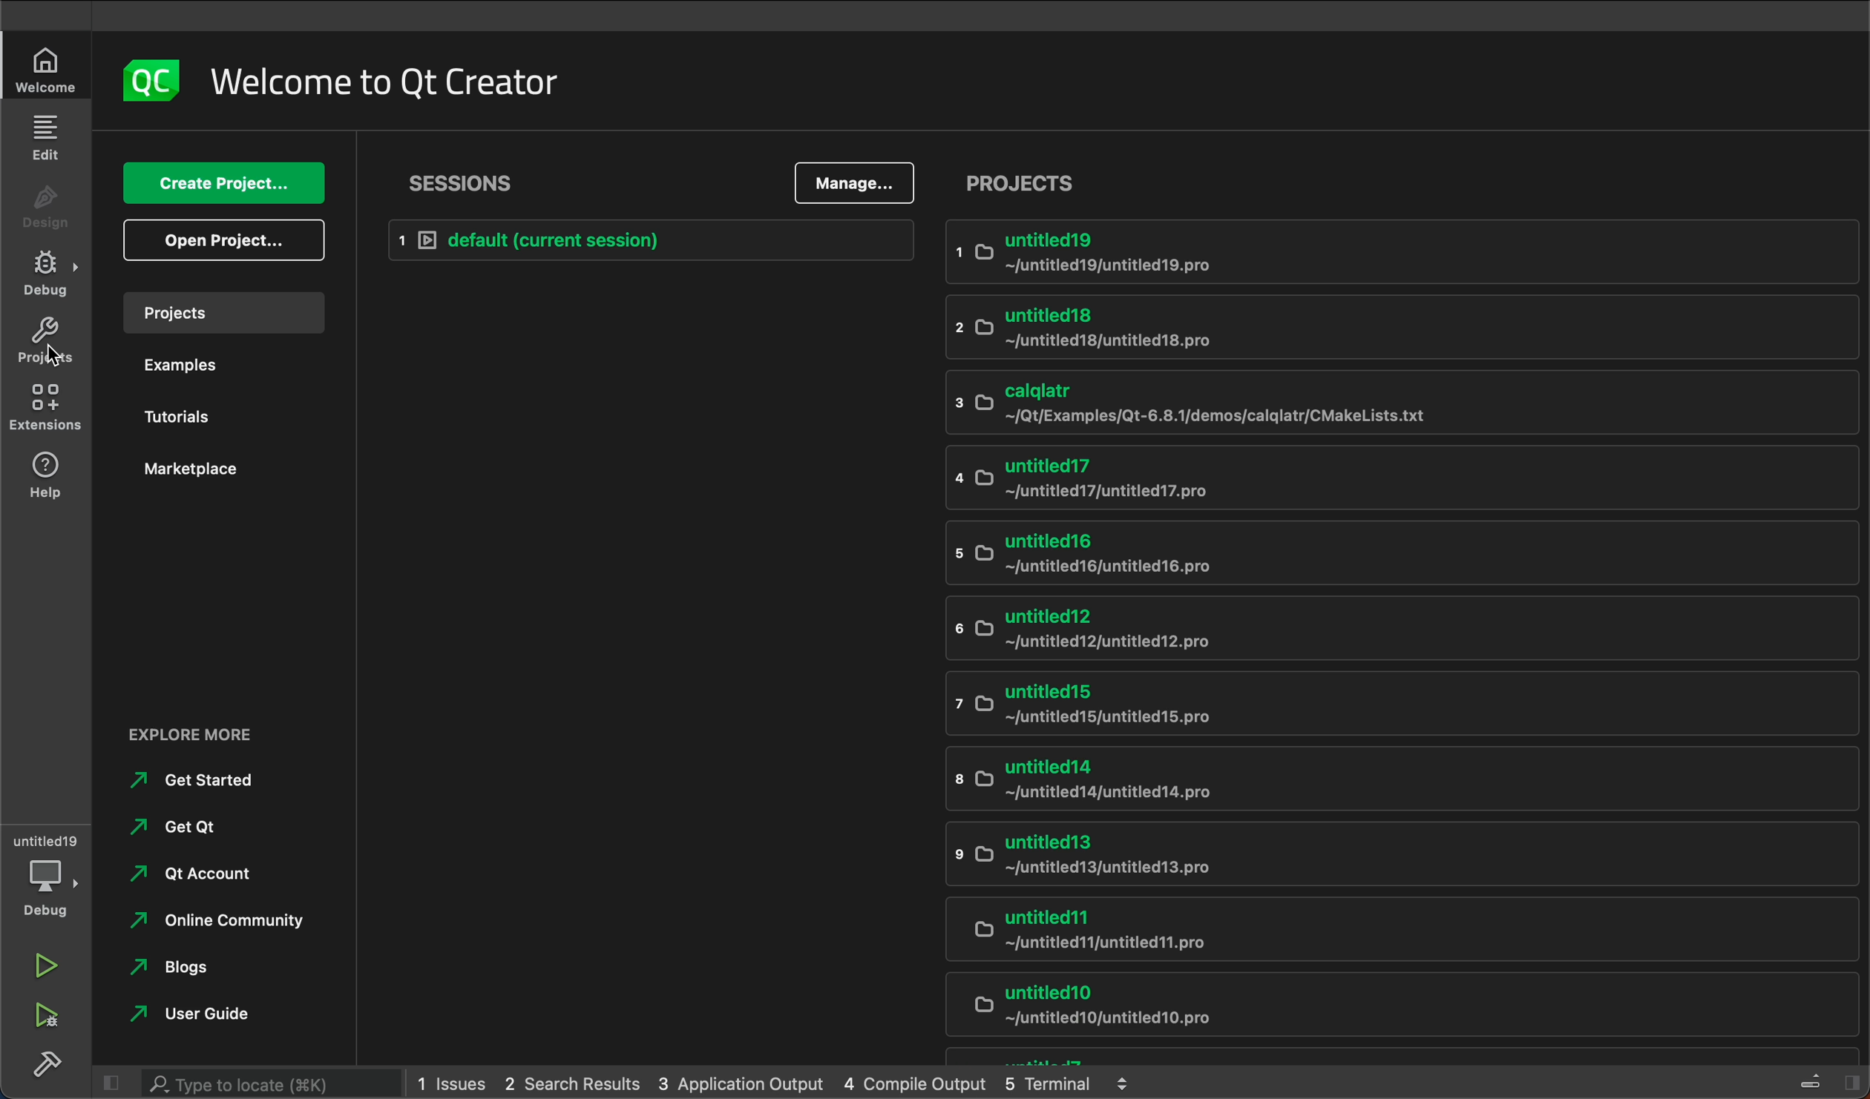 This screenshot has height=1099, width=1870. I want to click on projects, so click(1403, 181).